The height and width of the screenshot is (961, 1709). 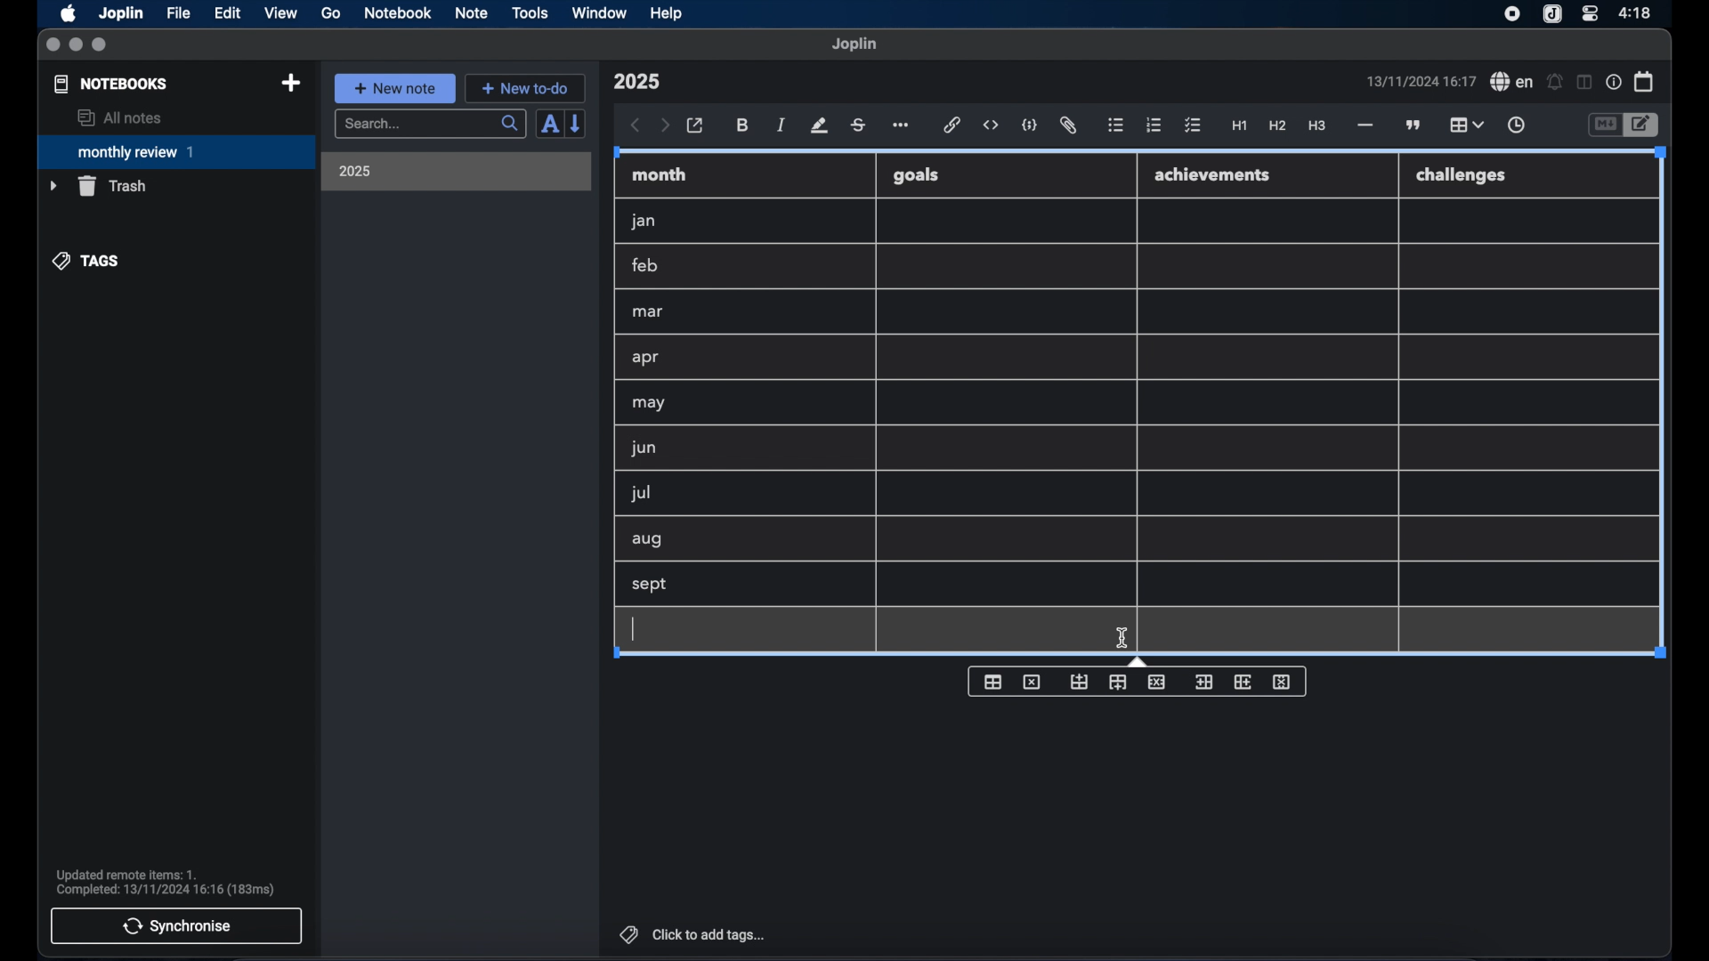 I want to click on challenges, so click(x=1462, y=176).